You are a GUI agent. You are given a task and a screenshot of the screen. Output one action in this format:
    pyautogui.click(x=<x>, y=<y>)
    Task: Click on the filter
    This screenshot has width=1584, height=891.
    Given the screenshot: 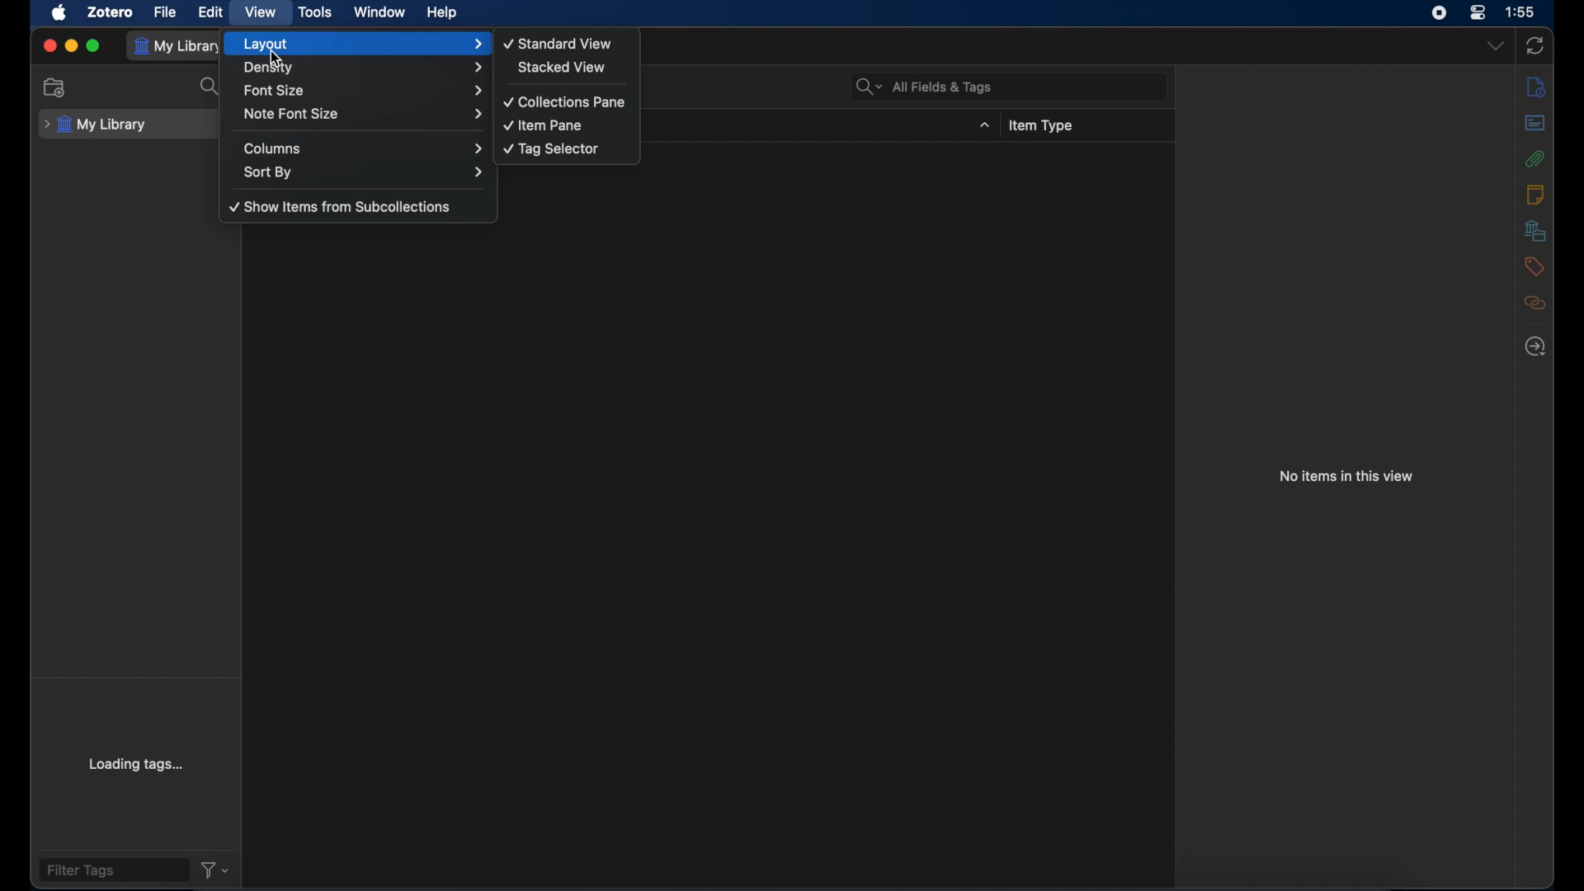 What is the action you would take?
    pyautogui.click(x=216, y=870)
    